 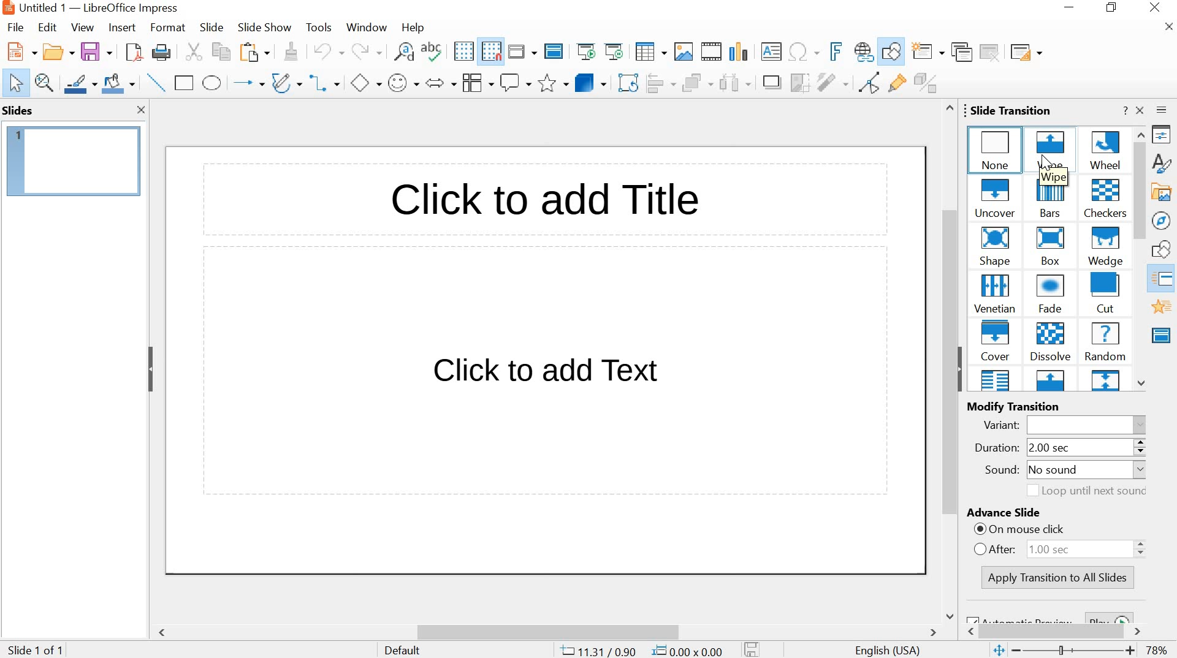 What do you see at coordinates (1104, 248) in the screenshot?
I see `WEDGE` at bounding box center [1104, 248].